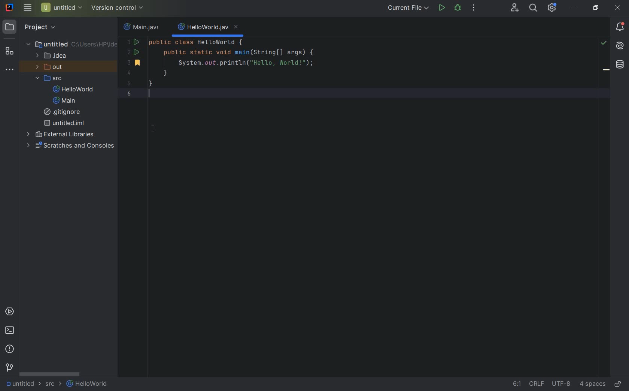 This screenshot has width=629, height=391. I want to click on helloworld, so click(73, 90).